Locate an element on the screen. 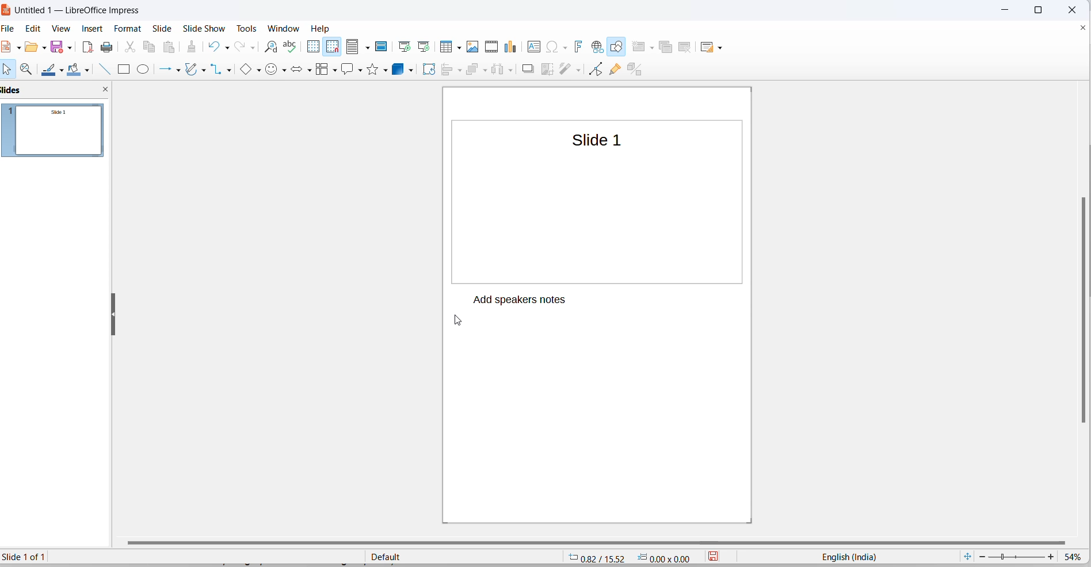 The image size is (1091, 567). find and replace is located at coordinates (270, 47).